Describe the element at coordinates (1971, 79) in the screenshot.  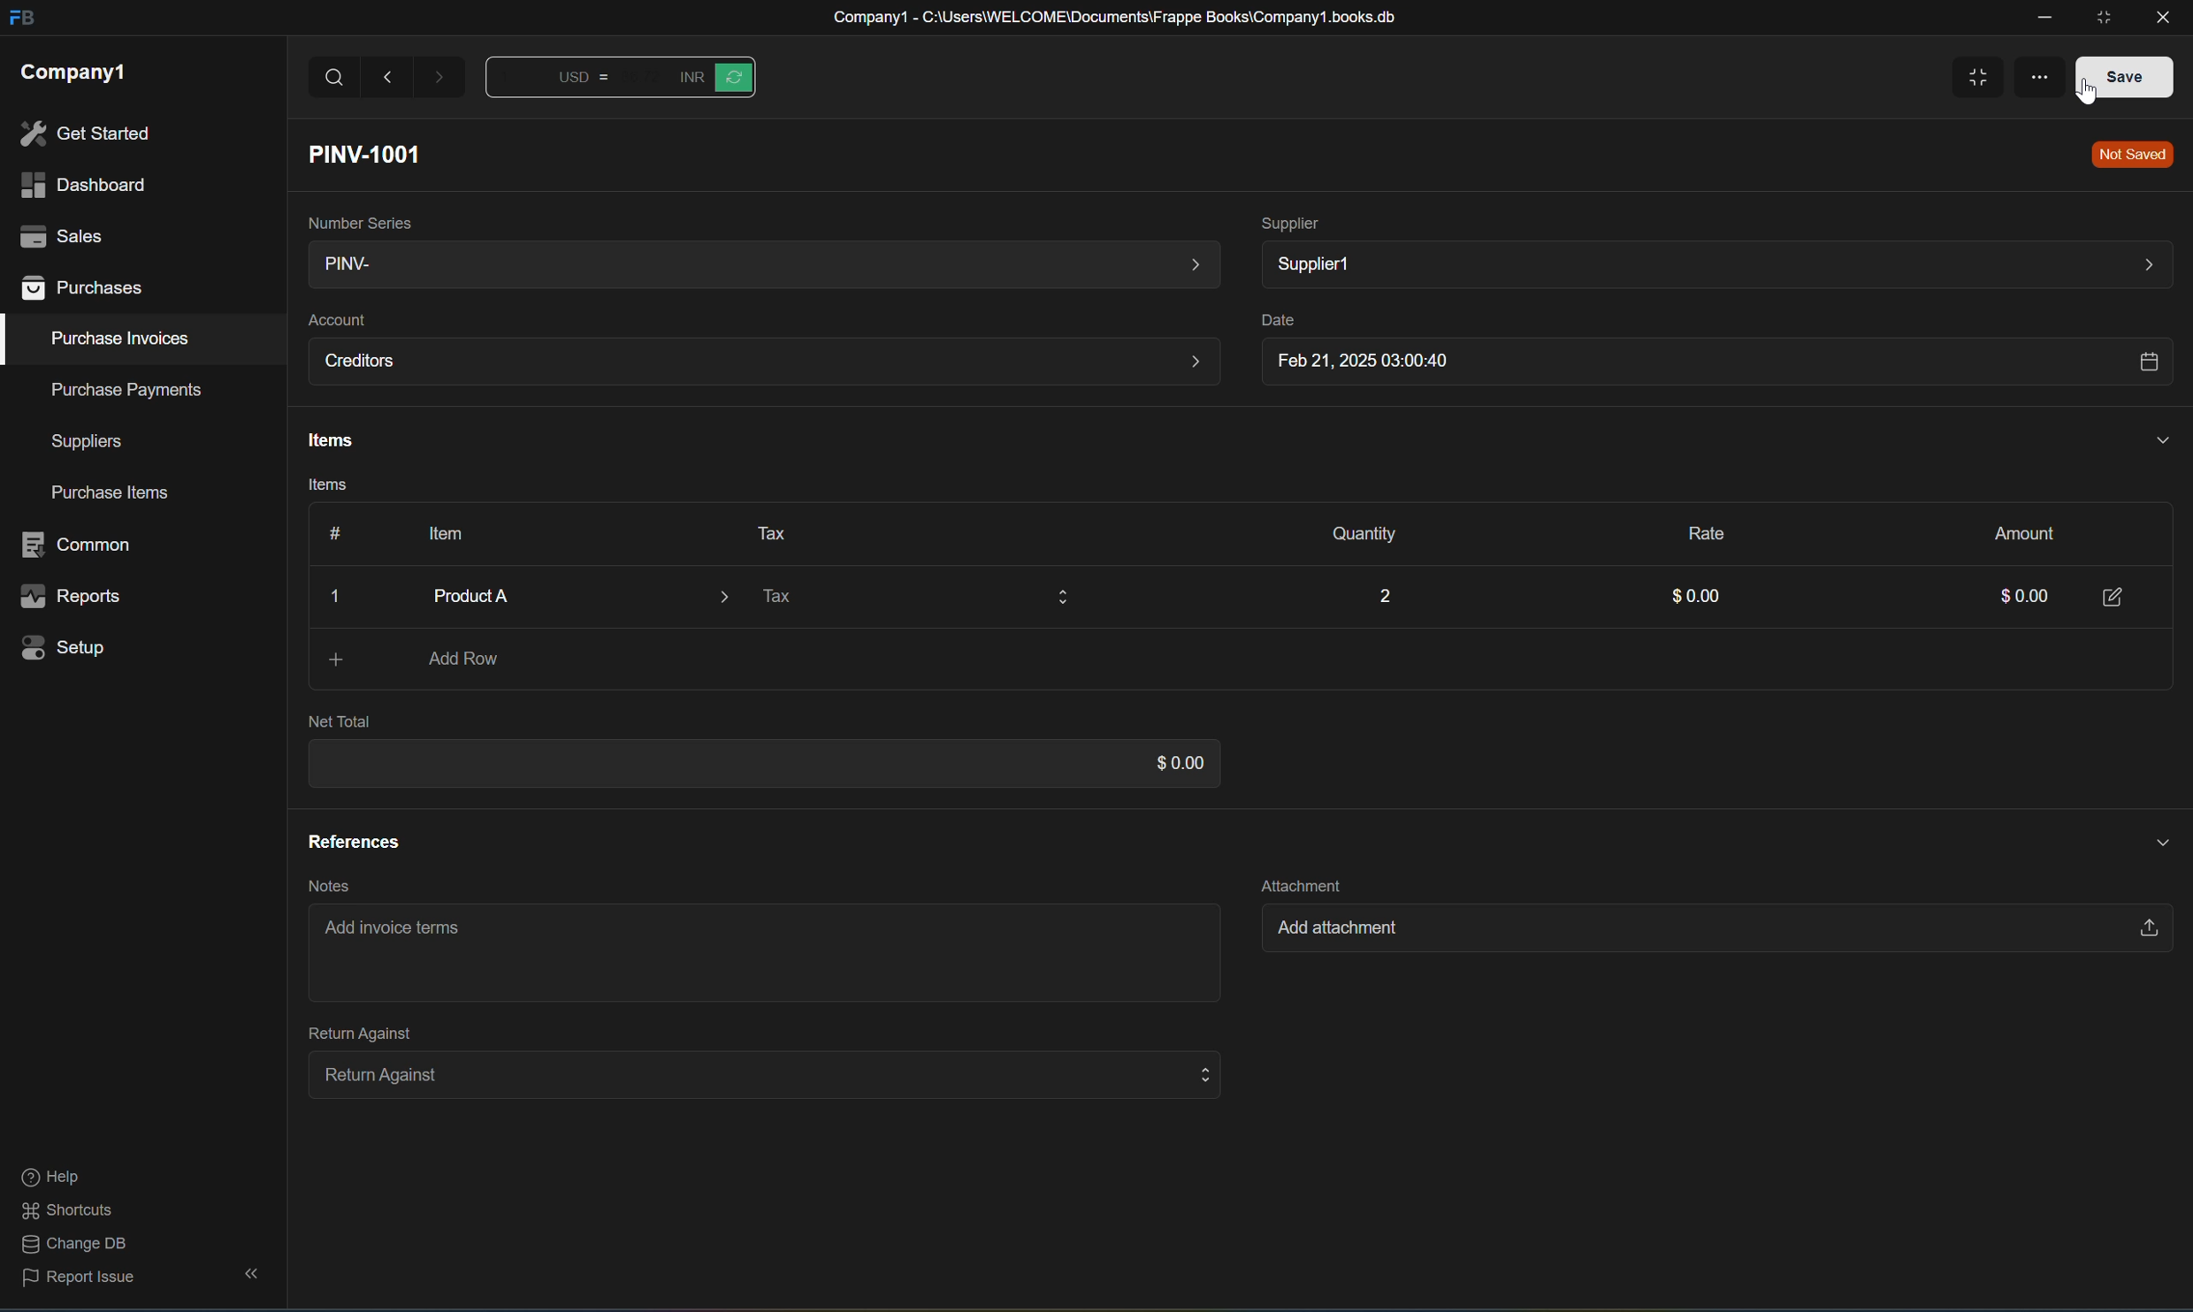
I see `Full width toggle` at that location.